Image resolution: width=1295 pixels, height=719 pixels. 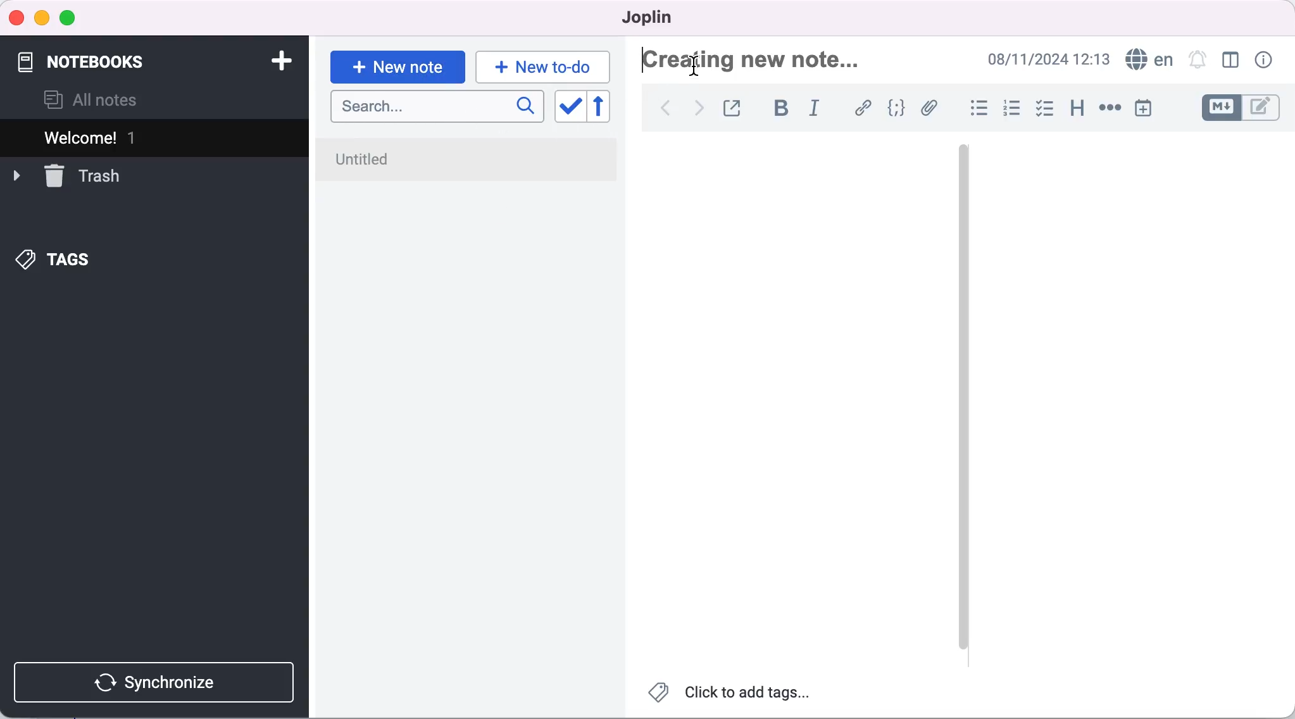 What do you see at coordinates (278, 59) in the screenshot?
I see `add notebook` at bounding box center [278, 59].